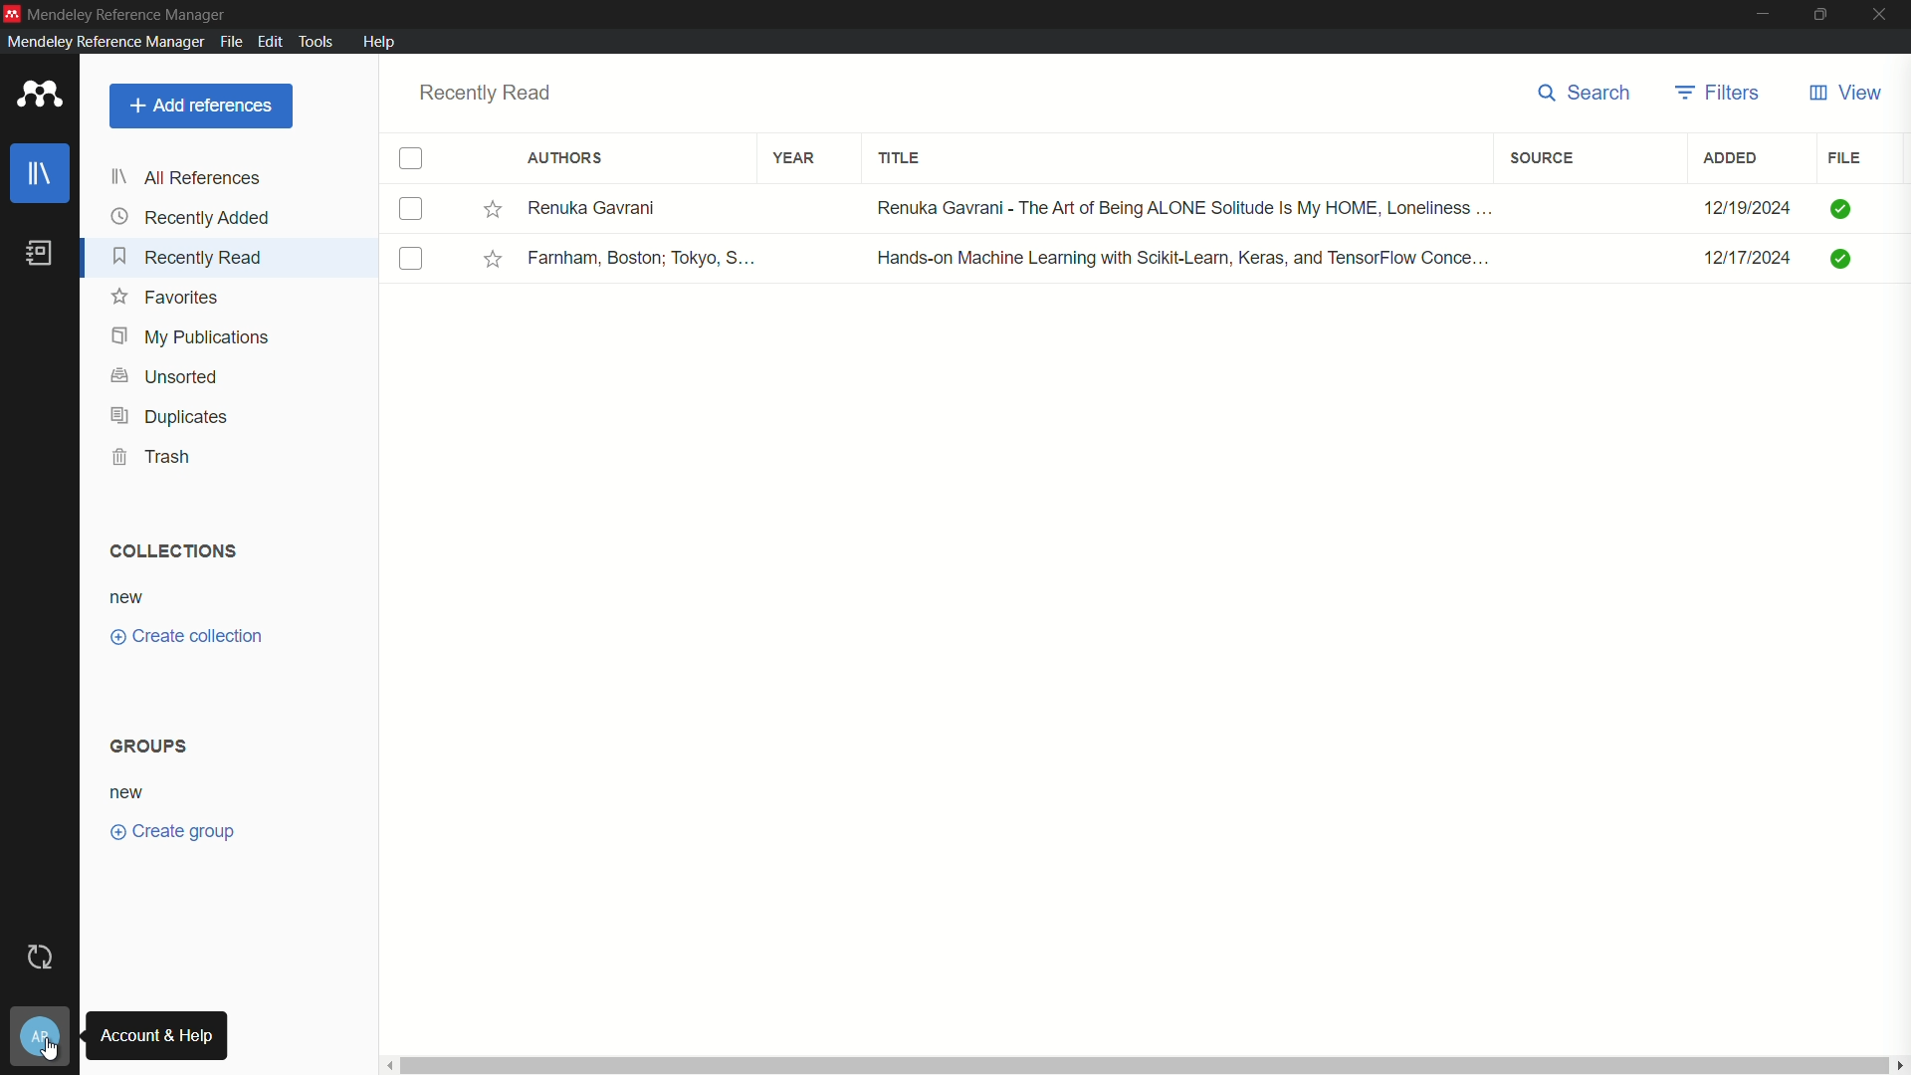  I want to click on tools menu, so click(318, 42).